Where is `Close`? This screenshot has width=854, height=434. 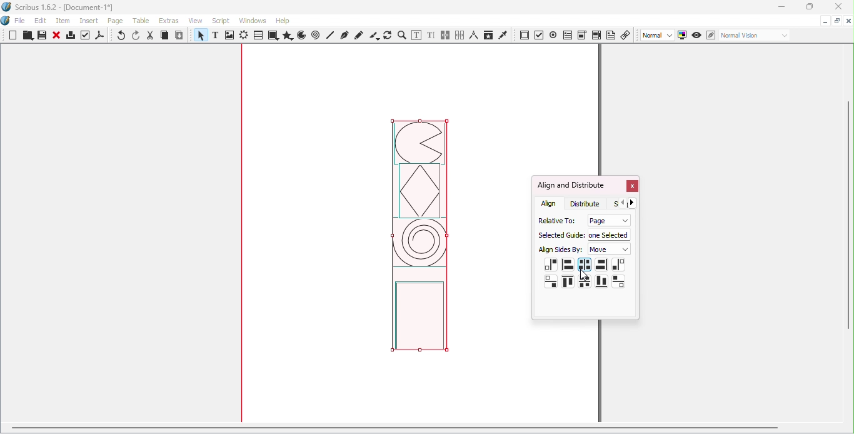
Close is located at coordinates (56, 36).